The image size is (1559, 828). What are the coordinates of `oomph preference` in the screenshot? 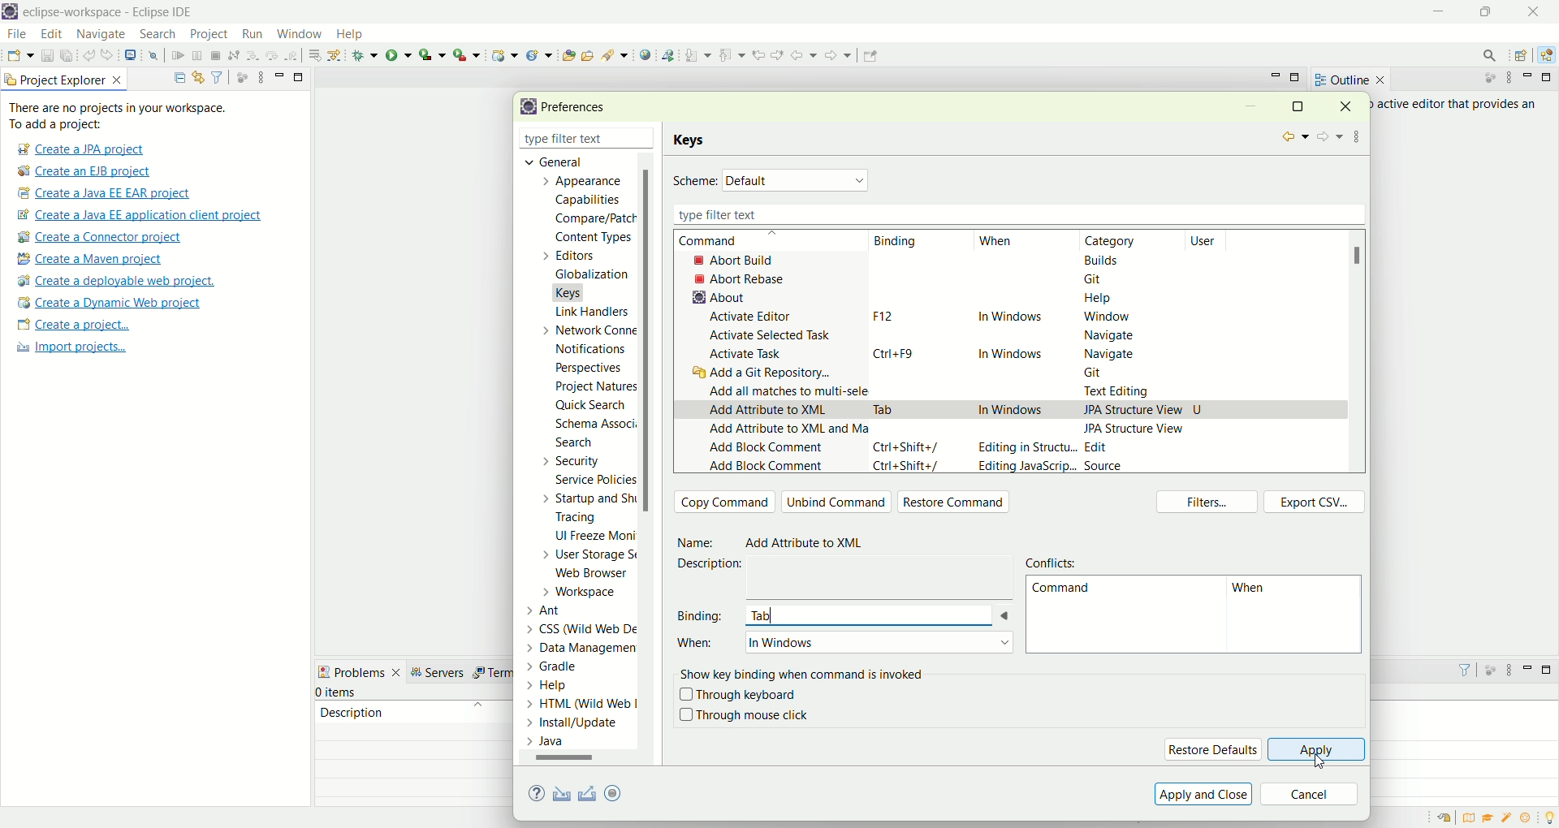 It's located at (615, 792).